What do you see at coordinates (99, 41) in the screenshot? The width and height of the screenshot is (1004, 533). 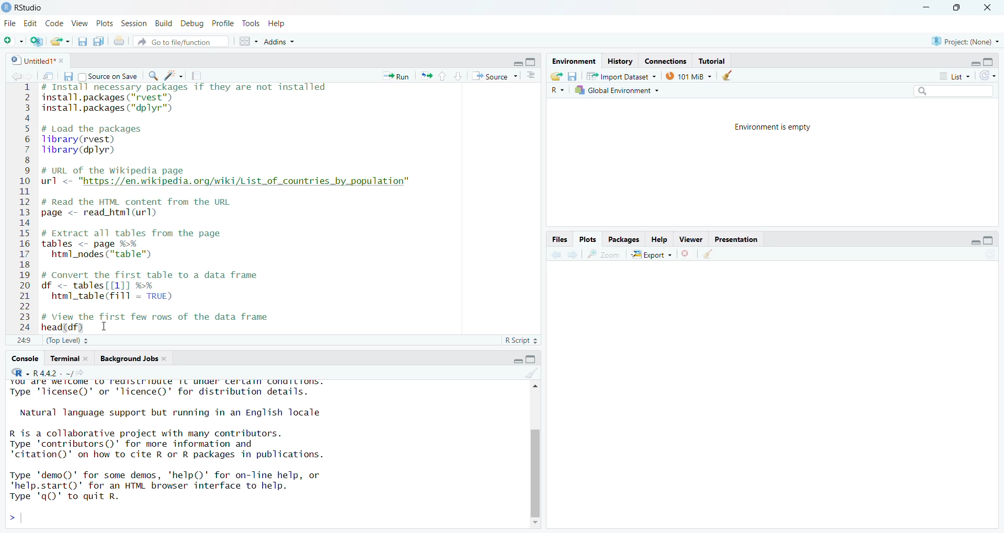 I see `save all` at bounding box center [99, 41].